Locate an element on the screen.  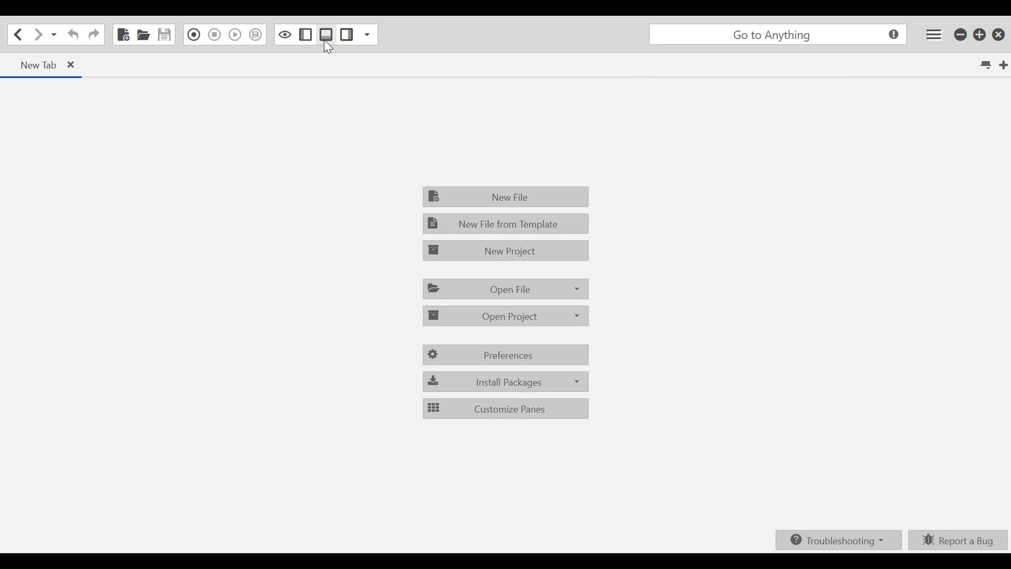
Open Project is located at coordinates (507, 316).